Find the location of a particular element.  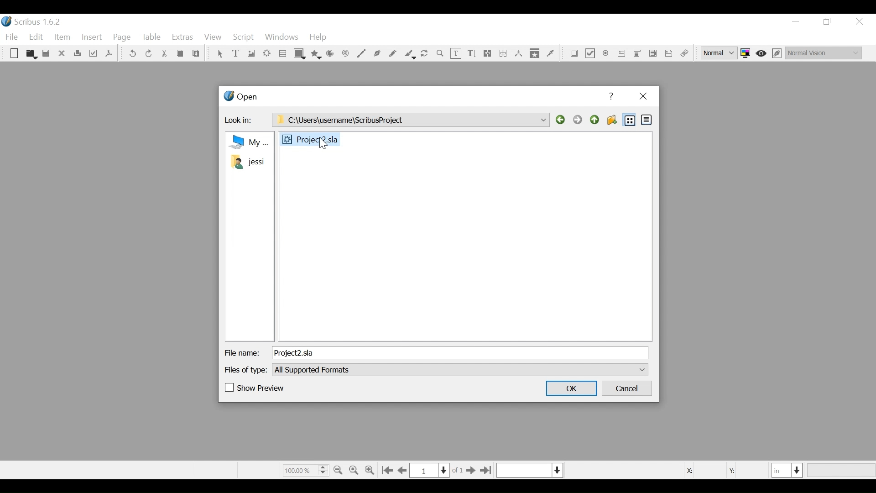

Windows is located at coordinates (282, 38).